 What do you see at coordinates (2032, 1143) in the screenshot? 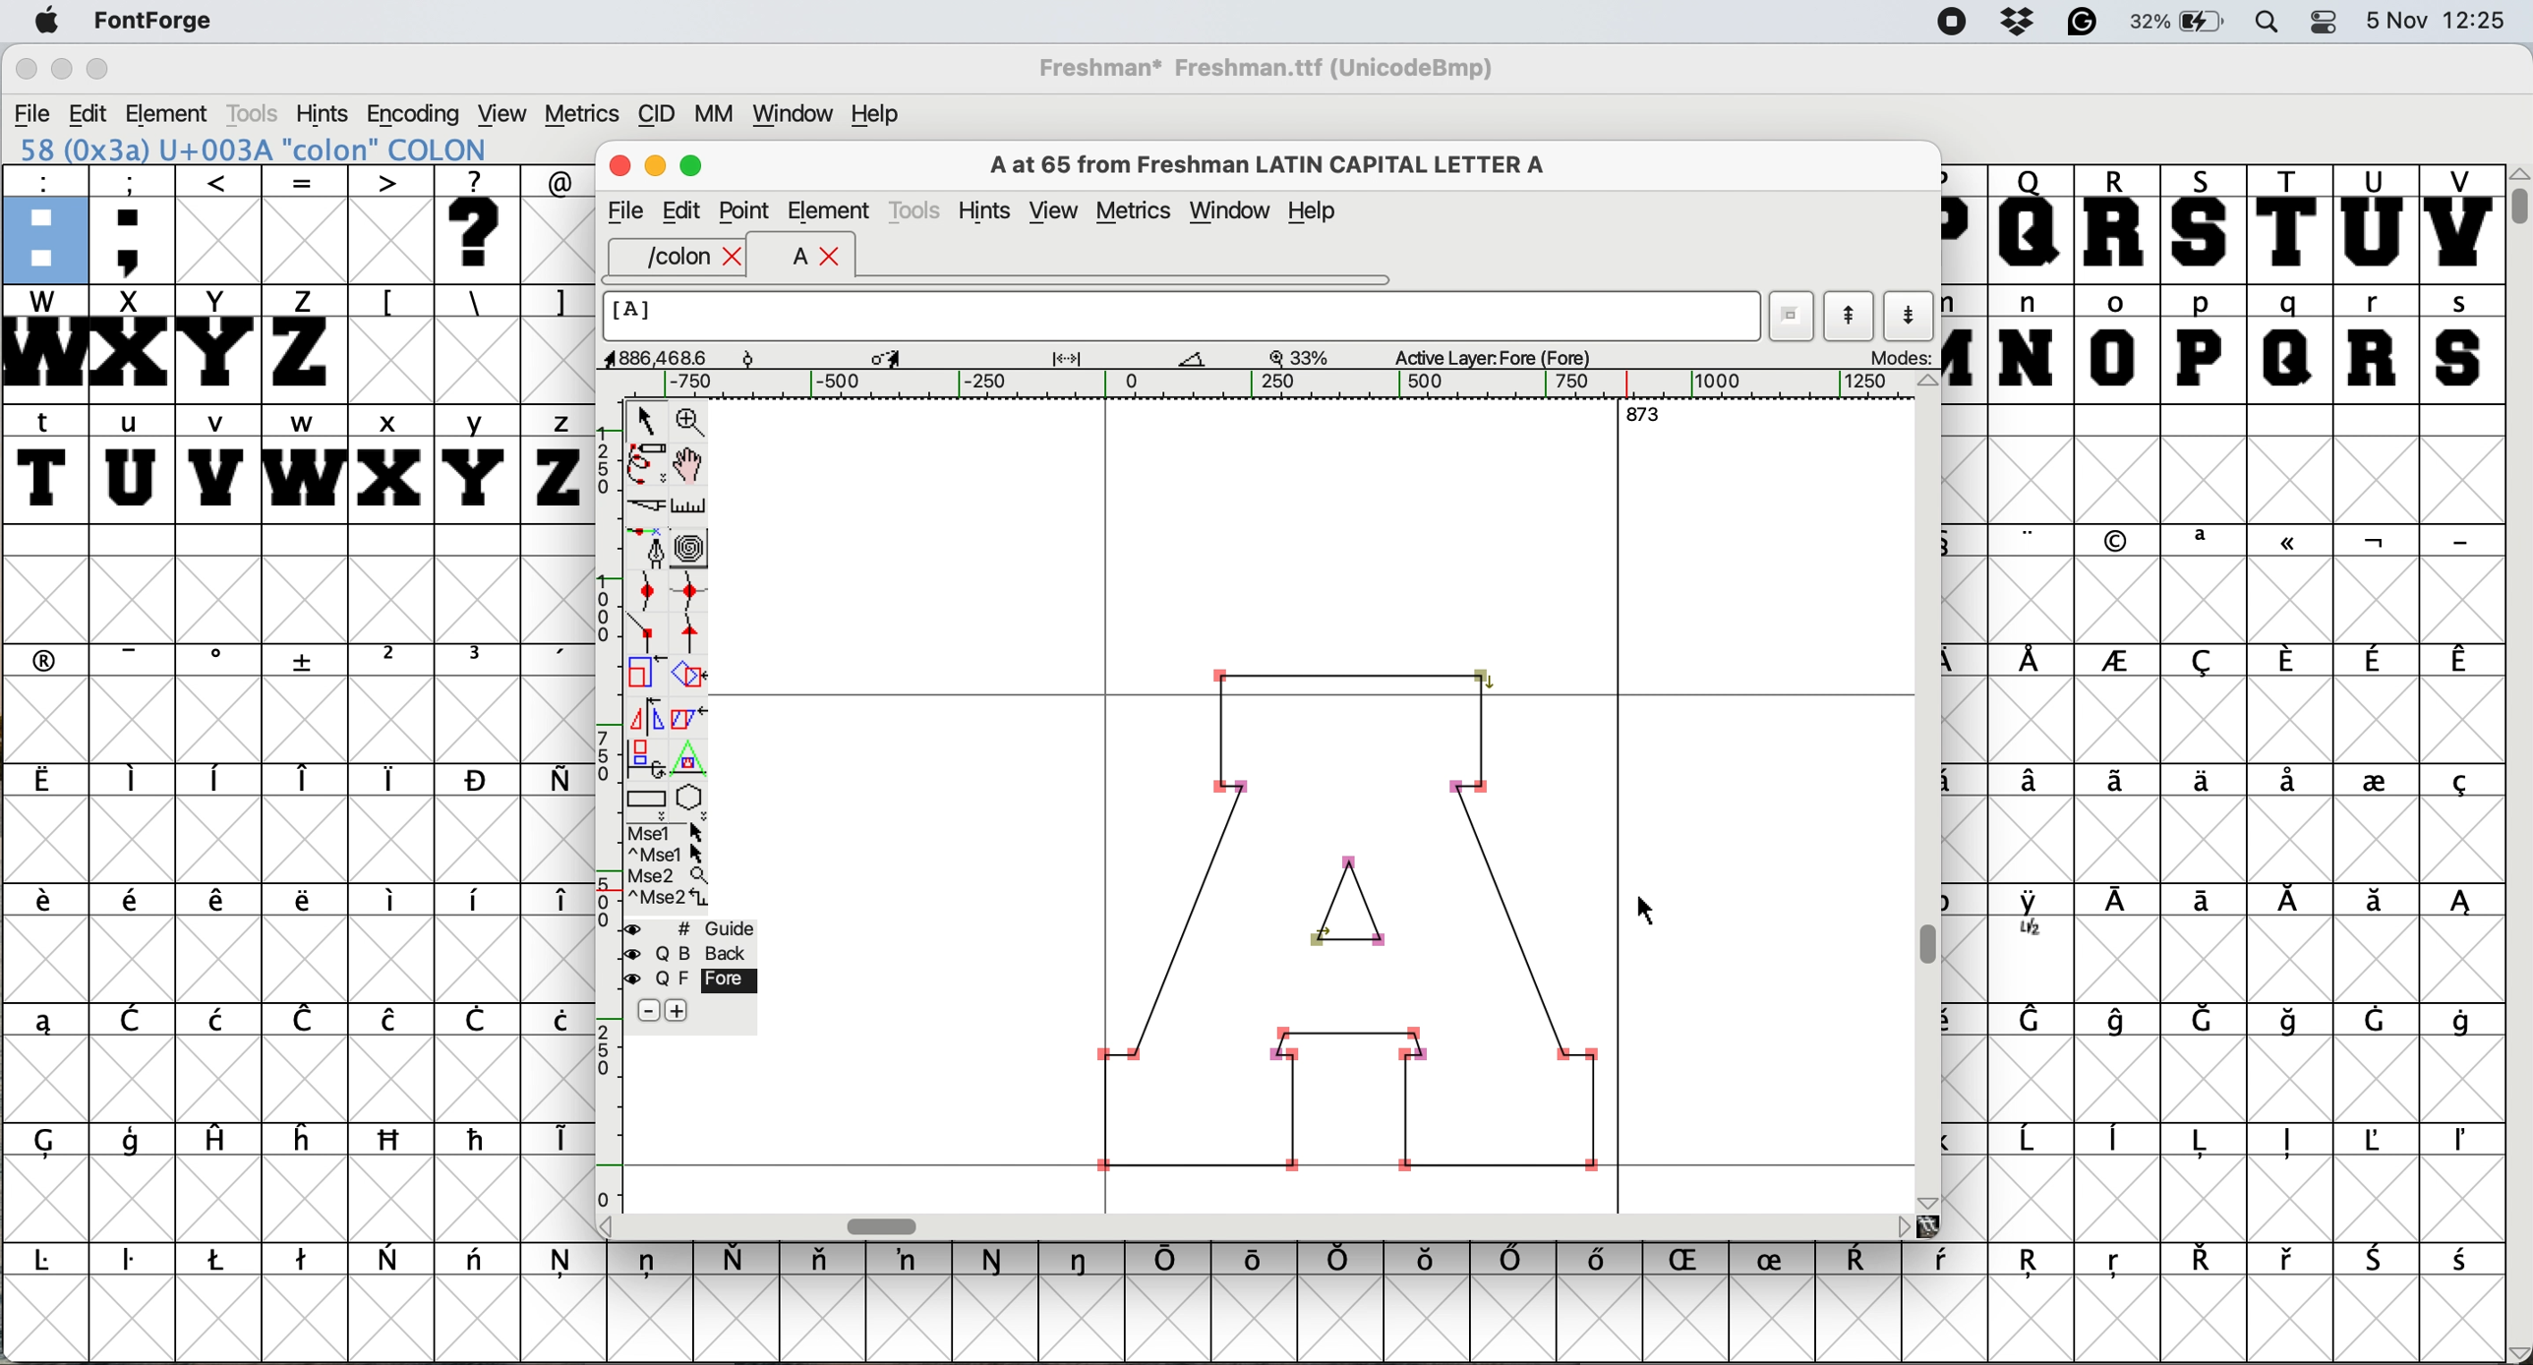
I see `symbol` at bounding box center [2032, 1143].